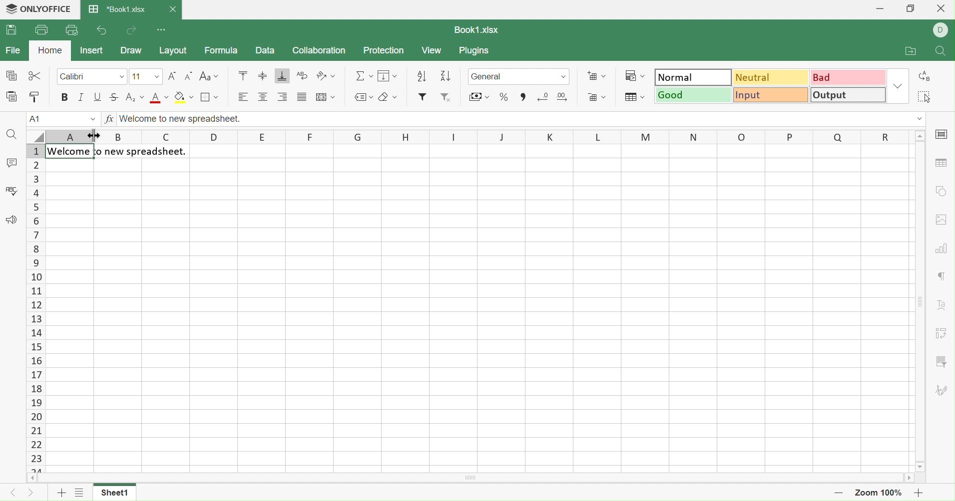  What do you see at coordinates (181, 118) in the screenshot?
I see `Welcome to new spreadsheet` at bounding box center [181, 118].